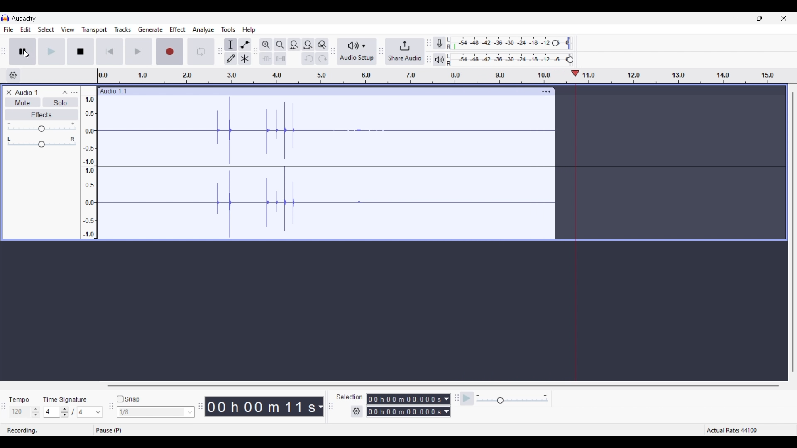  Describe the element at coordinates (294, 44) in the screenshot. I see `Fit selection to width` at that location.